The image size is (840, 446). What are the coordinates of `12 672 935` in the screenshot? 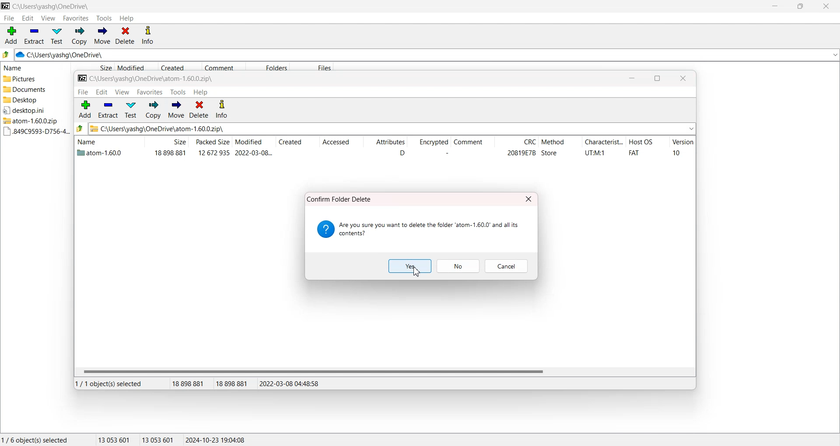 It's located at (214, 153).